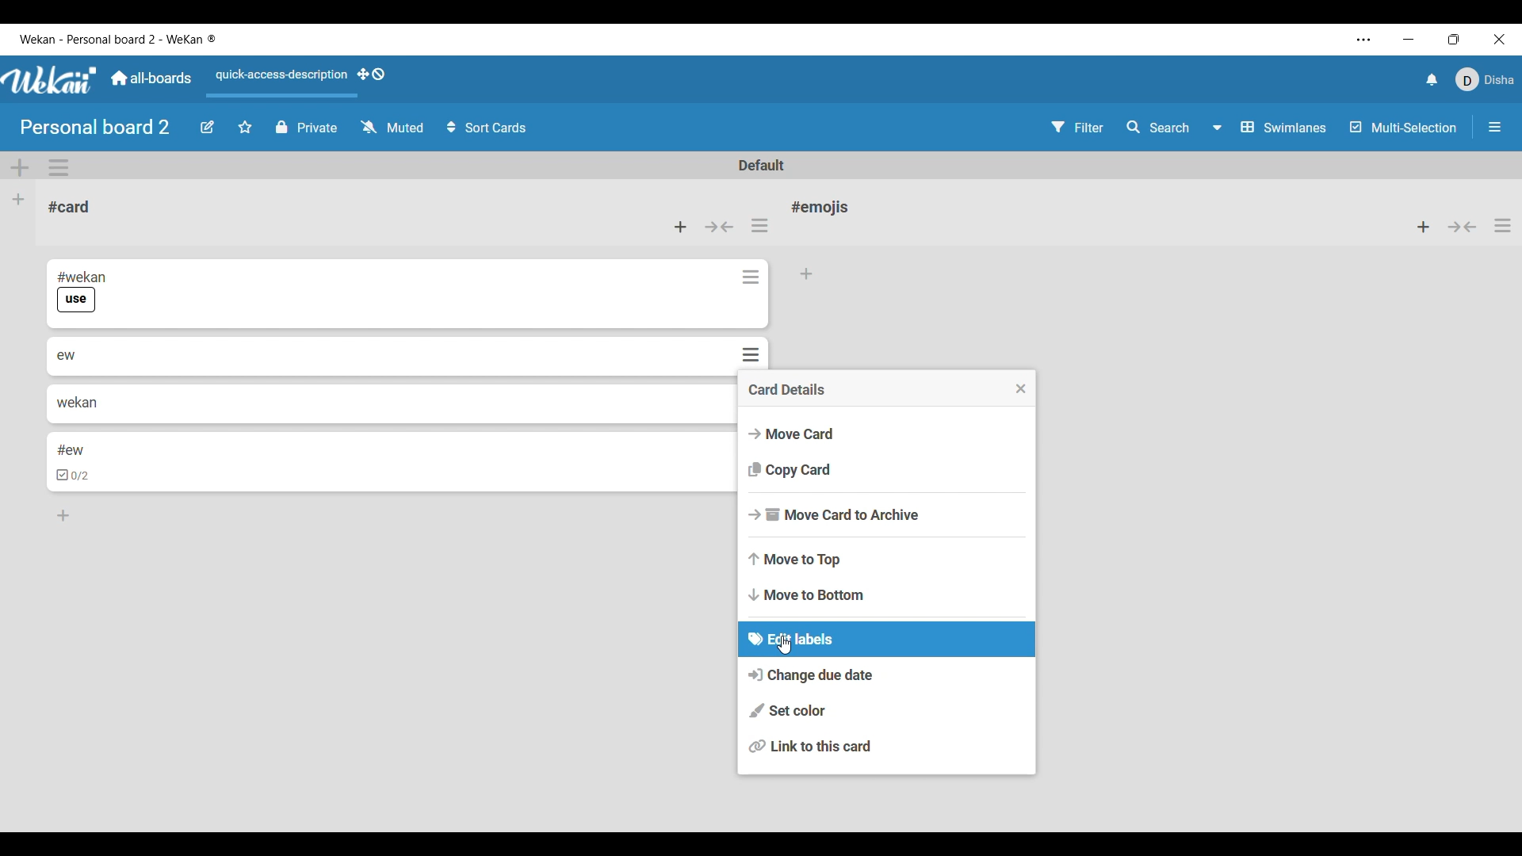 The height and width of the screenshot is (856, 1522). I want to click on Software logo, so click(50, 80).